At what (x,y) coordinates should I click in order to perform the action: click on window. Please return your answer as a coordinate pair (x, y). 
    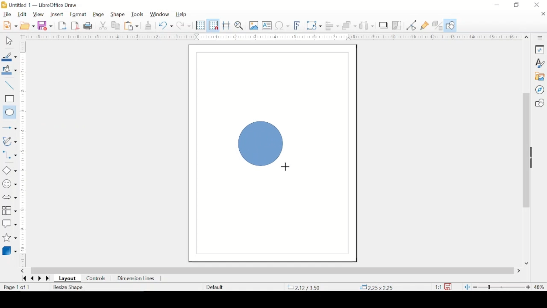
    Looking at the image, I should click on (160, 15).